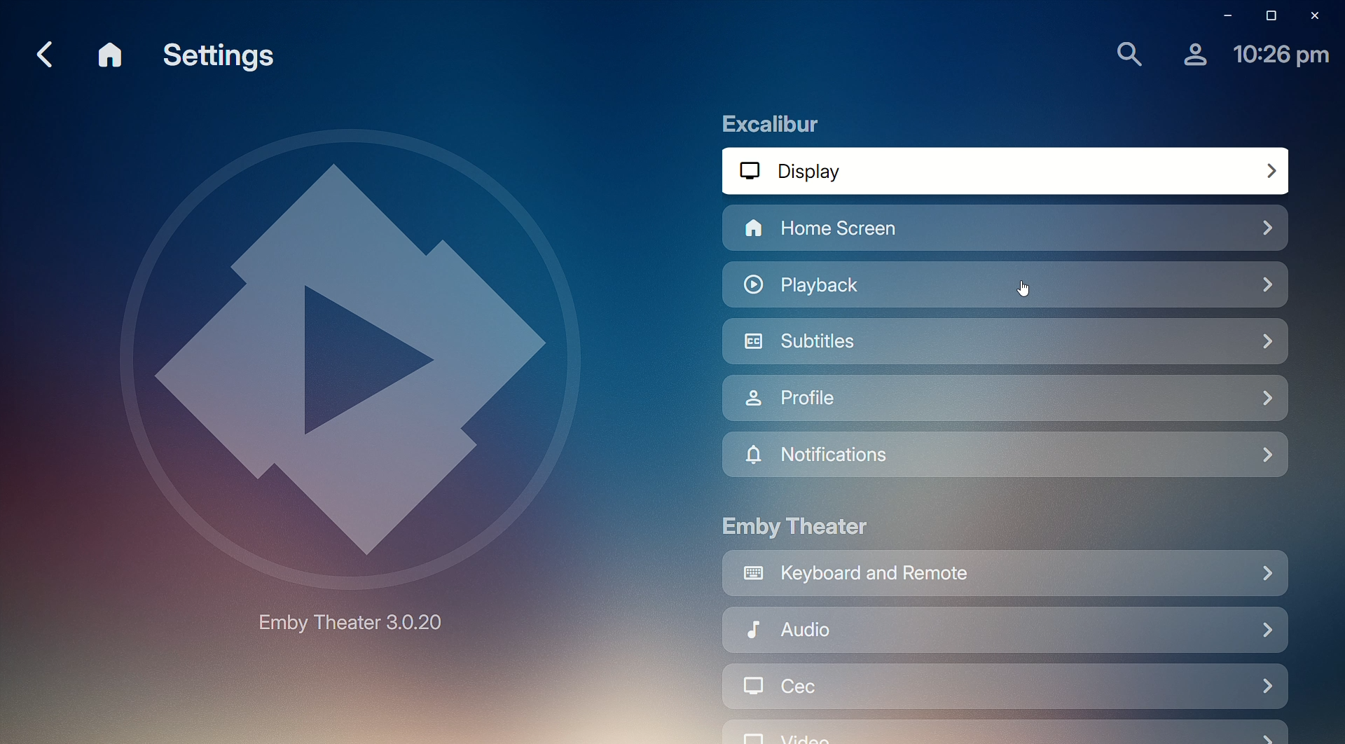  Describe the element at coordinates (223, 58) in the screenshot. I see `Settings` at that location.